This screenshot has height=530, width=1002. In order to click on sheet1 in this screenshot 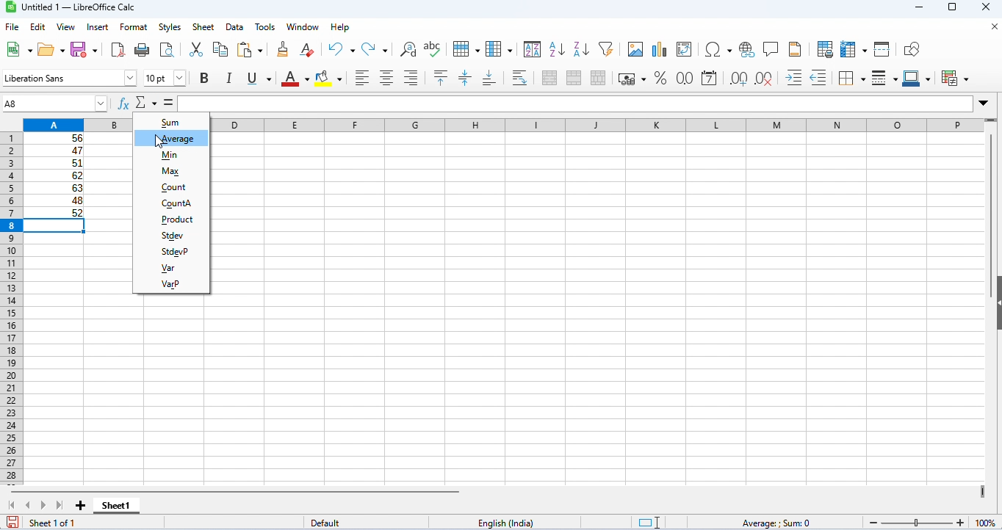, I will do `click(115, 506)`.